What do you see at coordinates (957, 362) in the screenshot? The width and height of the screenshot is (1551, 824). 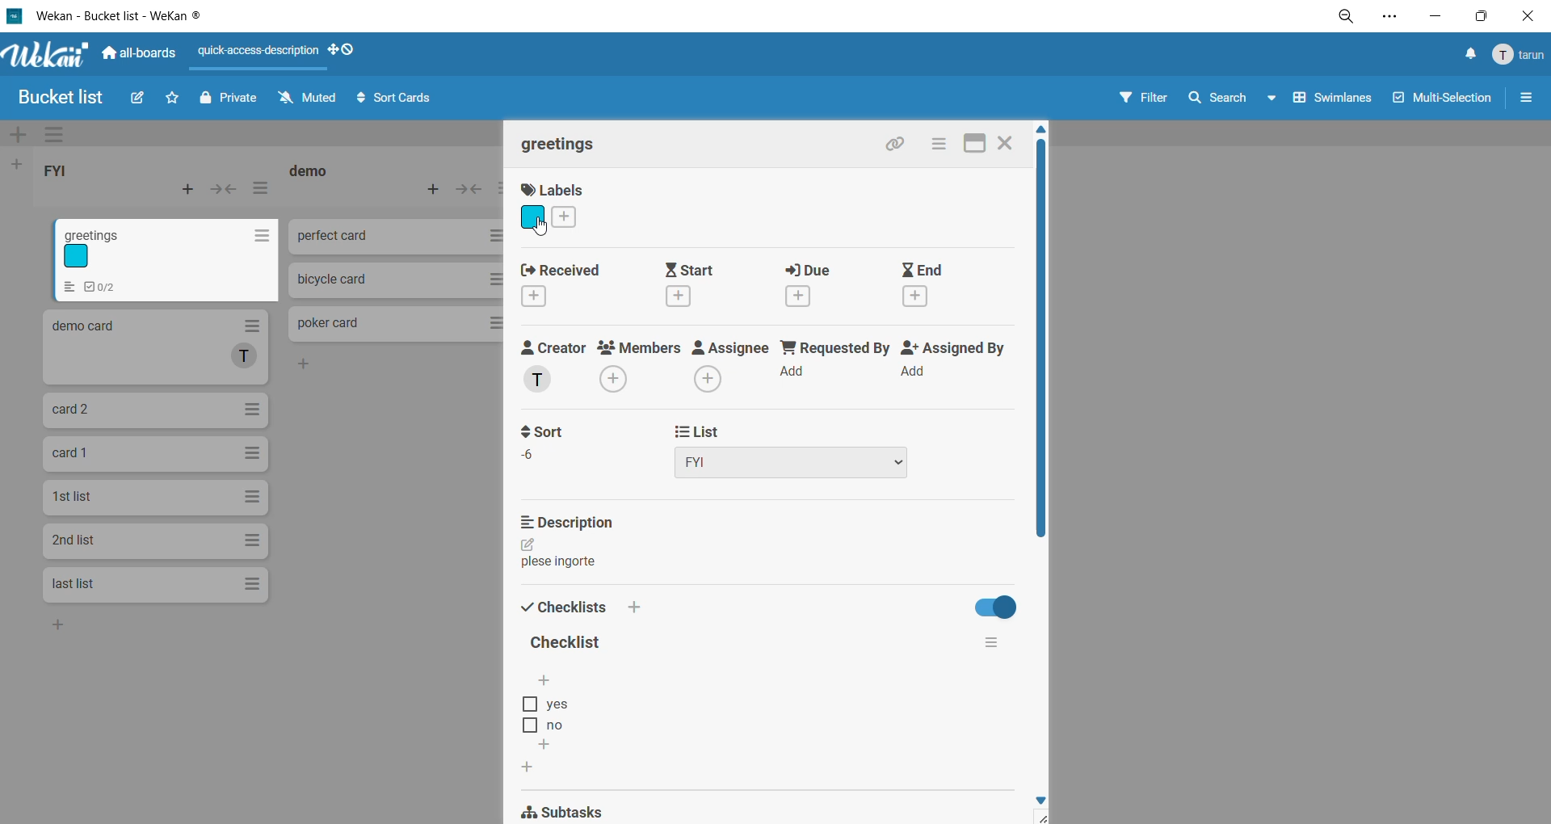 I see `assigned by` at bounding box center [957, 362].